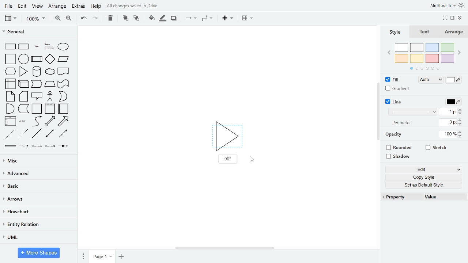  What do you see at coordinates (83, 19) in the screenshot?
I see `undo` at bounding box center [83, 19].